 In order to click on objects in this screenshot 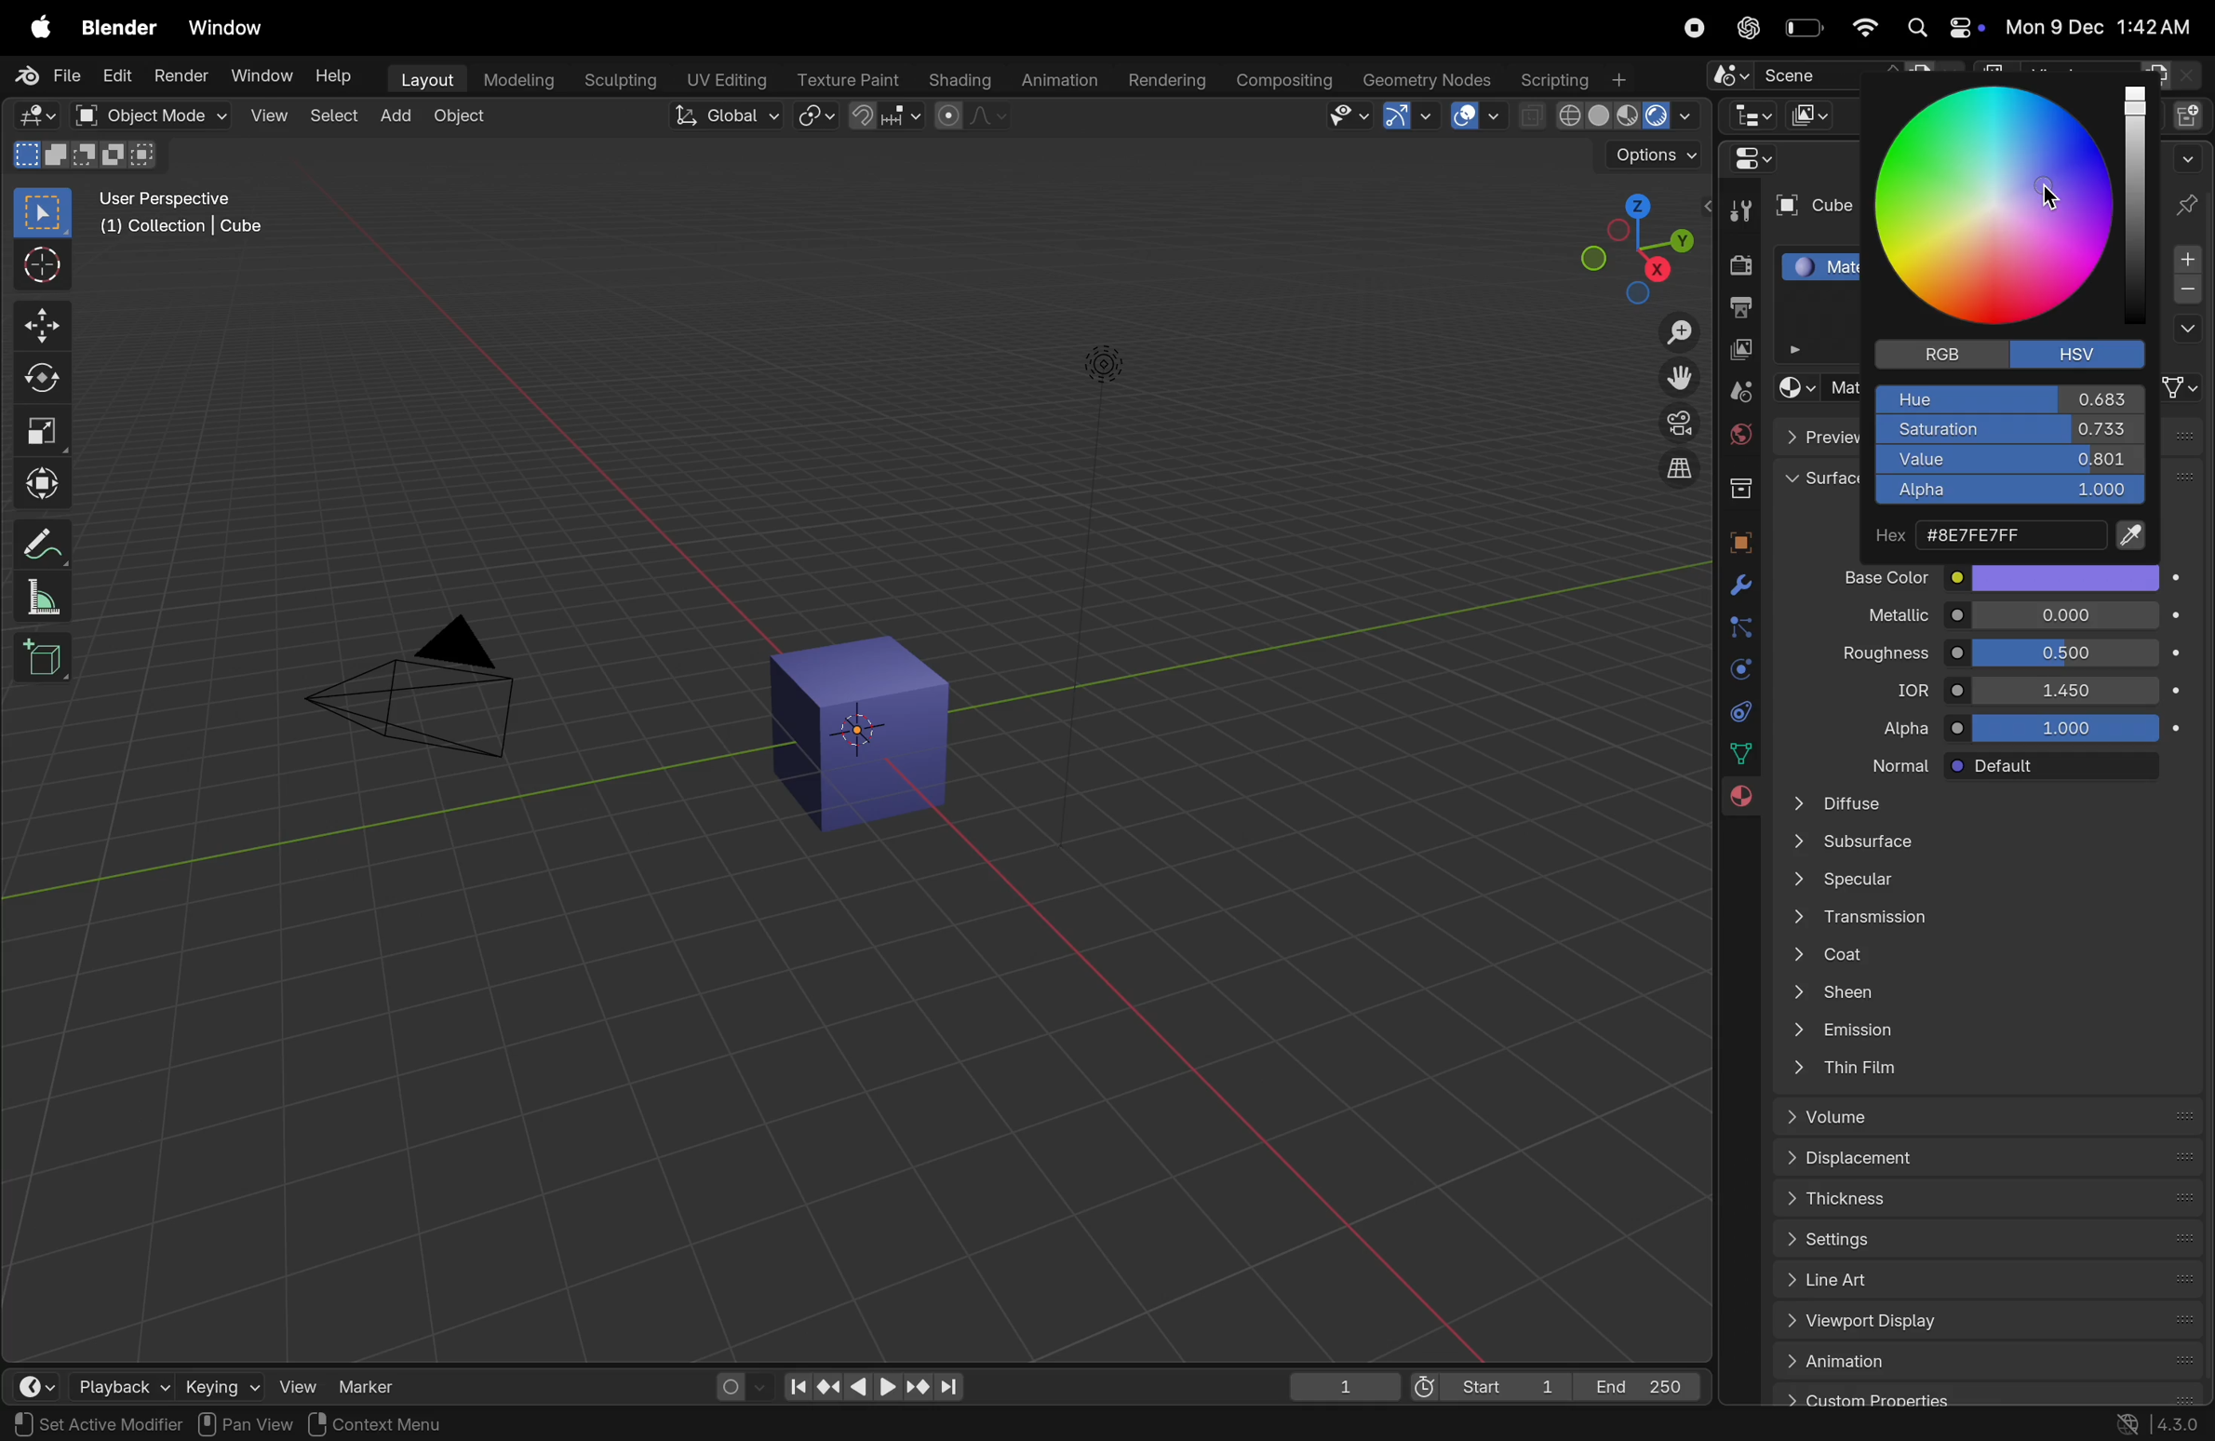, I will do `click(1735, 538)`.